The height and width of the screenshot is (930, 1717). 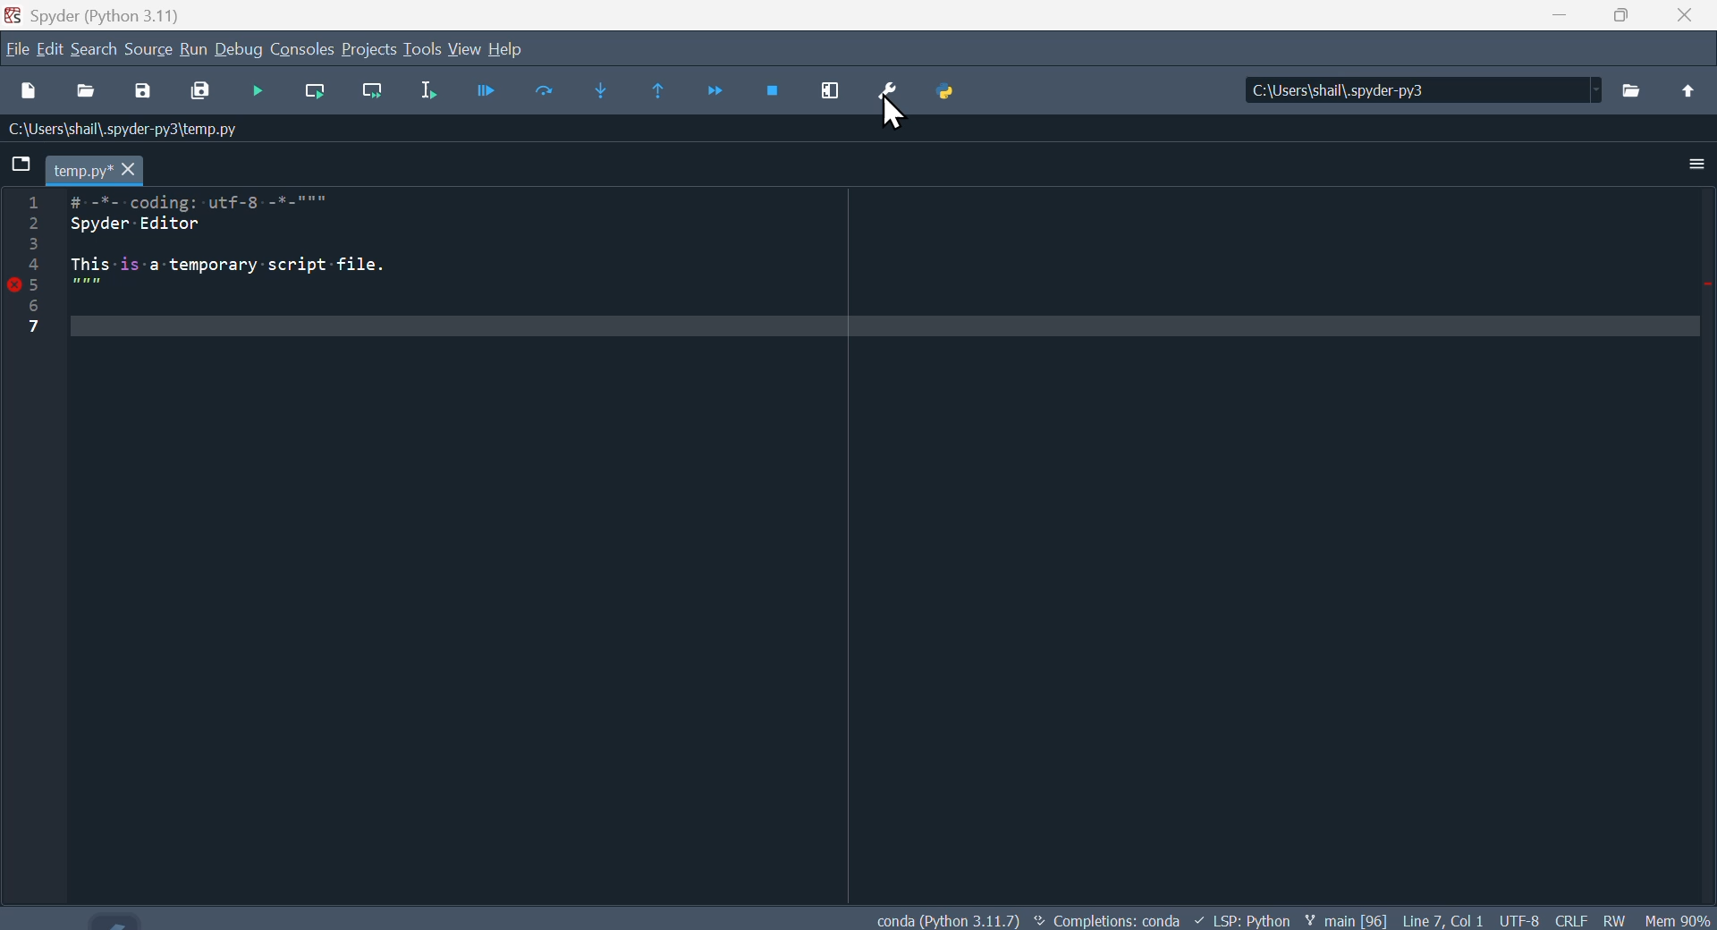 I want to click on , so click(x=51, y=50).